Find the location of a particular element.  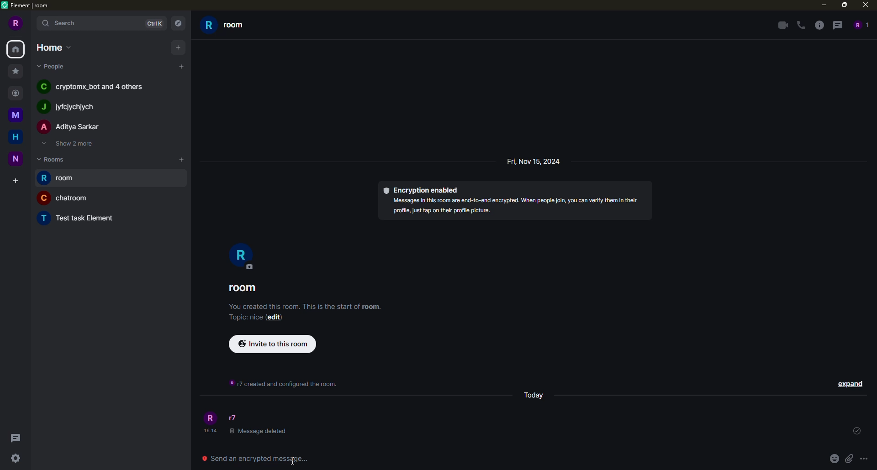

info is located at coordinates (517, 206).